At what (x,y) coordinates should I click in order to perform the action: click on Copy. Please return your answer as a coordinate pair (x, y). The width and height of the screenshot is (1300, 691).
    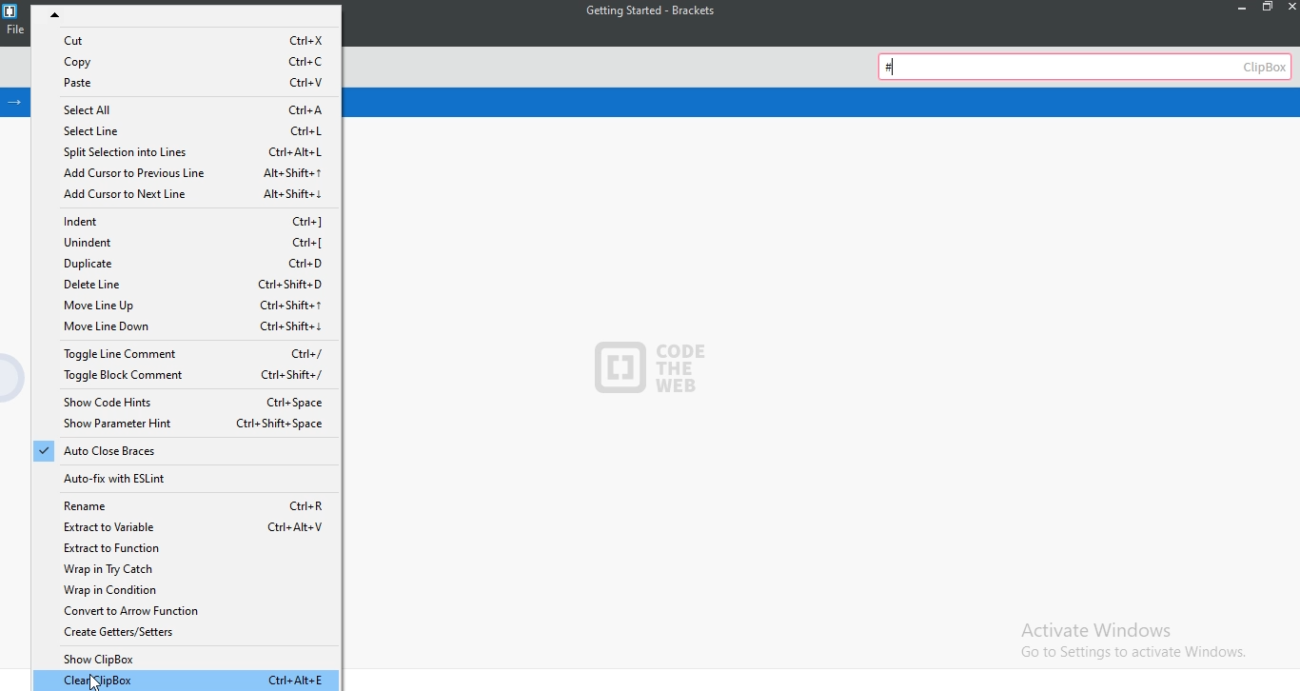
    Looking at the image, I should click on (193, 60).